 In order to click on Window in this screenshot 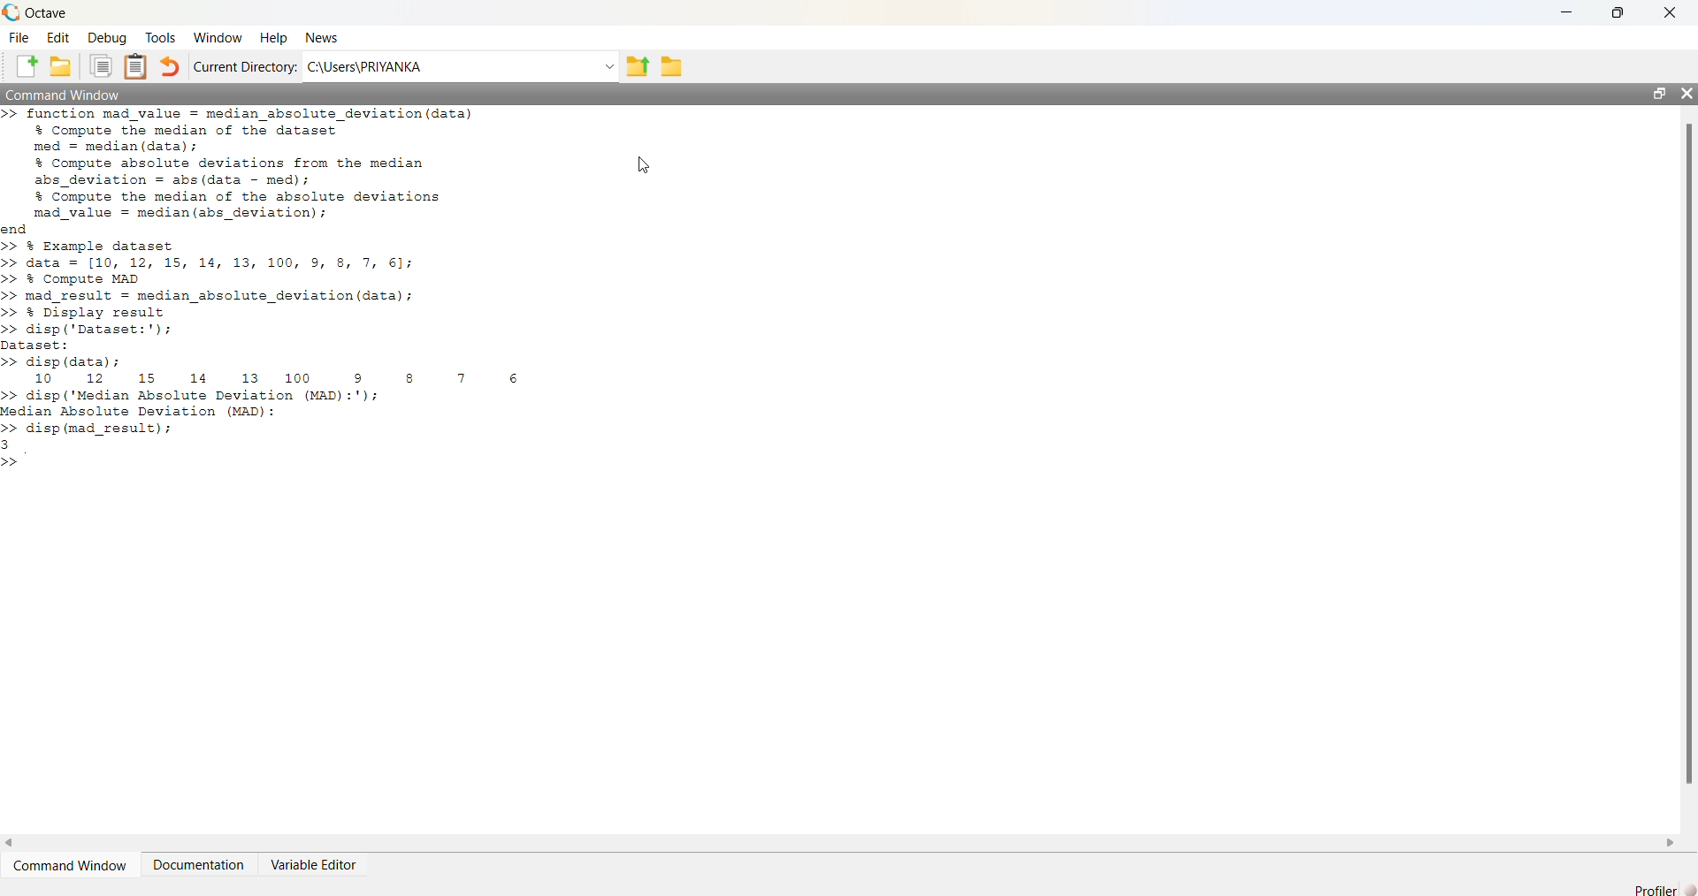, I will do `click(218, 37)`.